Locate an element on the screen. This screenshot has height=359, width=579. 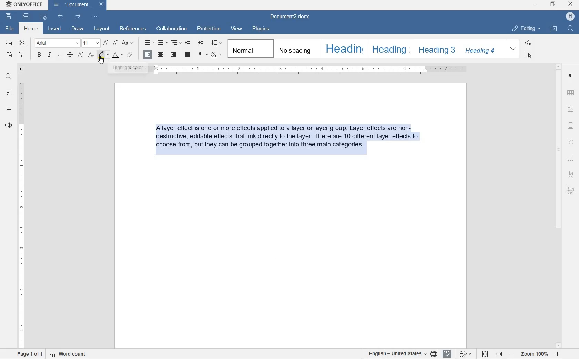
WORD COUNT is located at coordinates (68, 354).